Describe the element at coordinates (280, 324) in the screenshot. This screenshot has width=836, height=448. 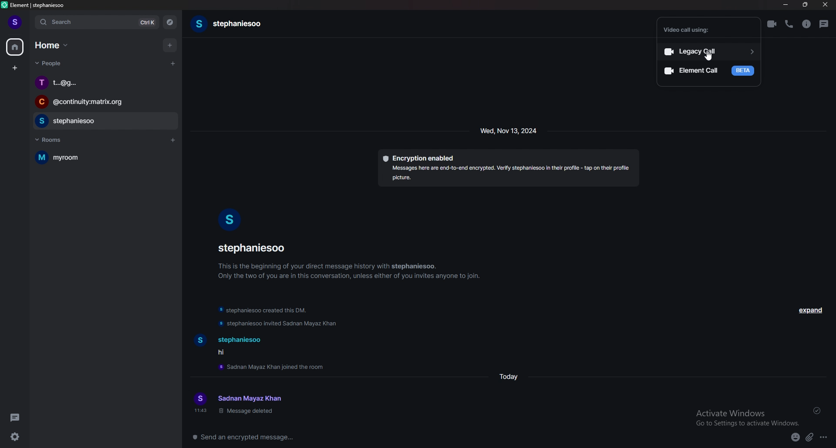
I see `update` at that location.